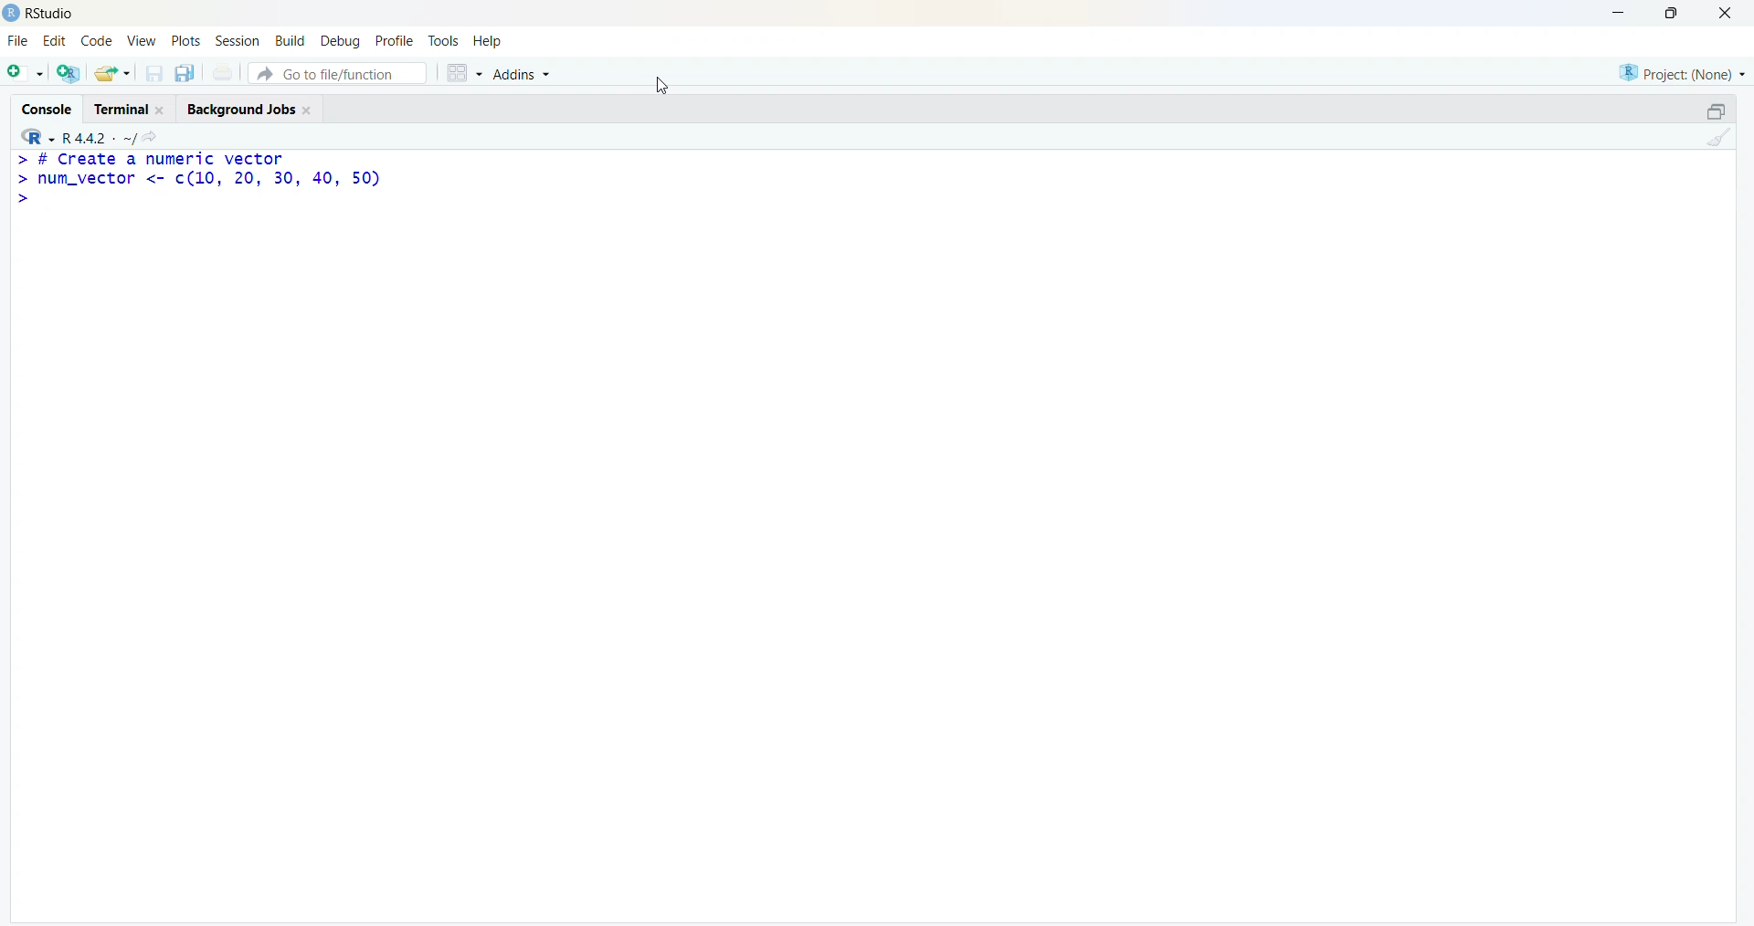  Describe the element at coordinates (662, 85) in the screenshot. I see `cursor` at that location.